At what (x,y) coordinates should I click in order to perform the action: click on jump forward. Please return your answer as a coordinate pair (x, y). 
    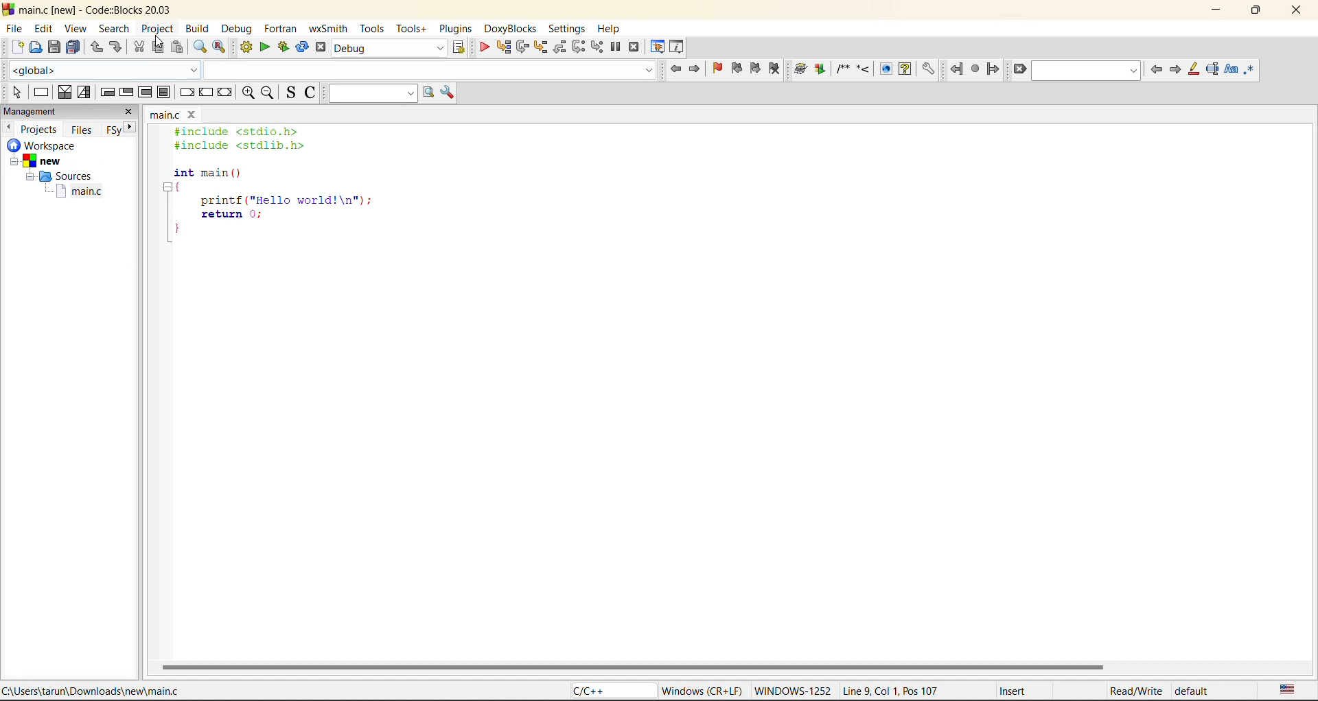
    Looking at the image, I should click on (993, 69).